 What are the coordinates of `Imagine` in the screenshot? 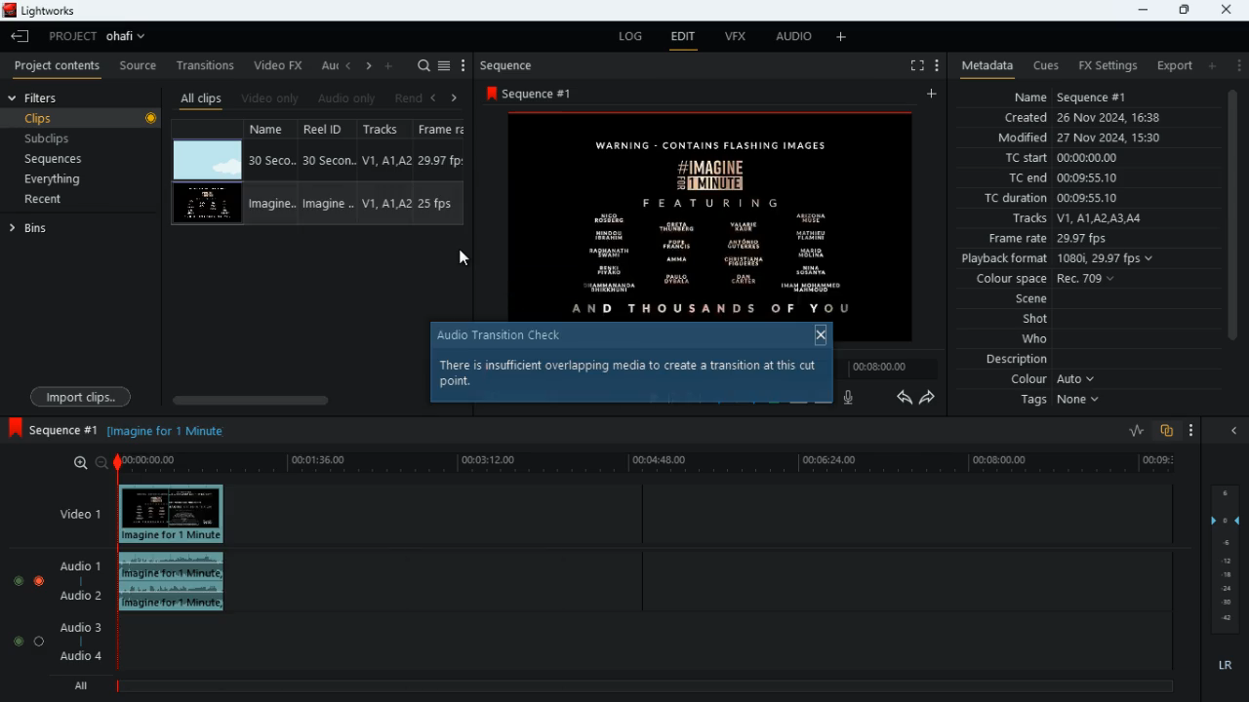 It's located at (275, 203).